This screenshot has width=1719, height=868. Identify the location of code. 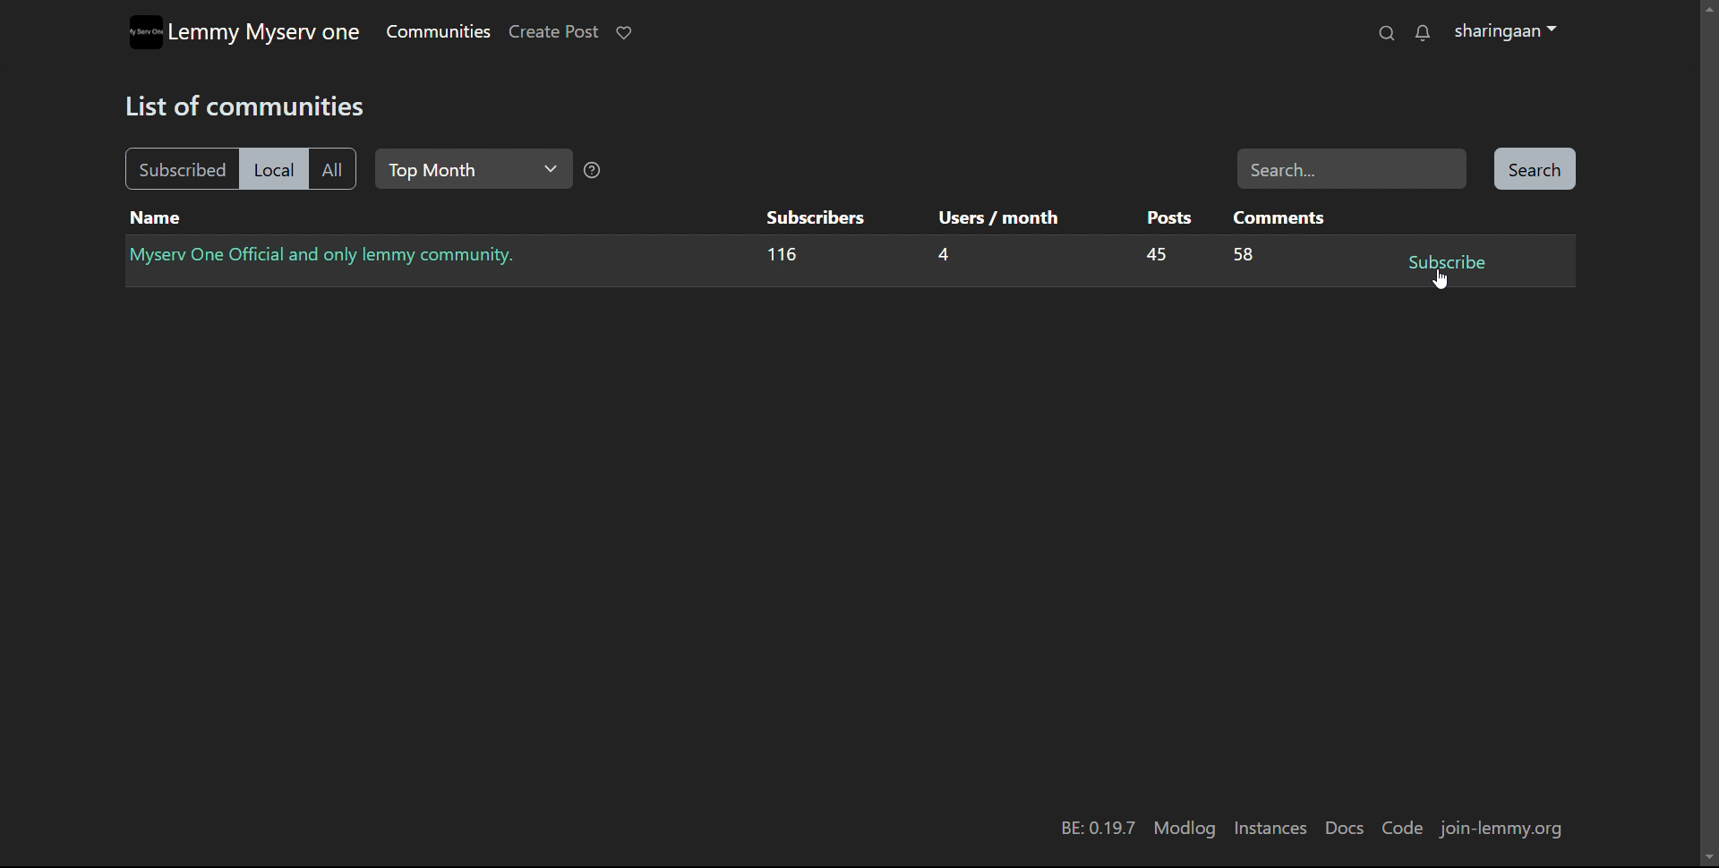
(1401, 828).